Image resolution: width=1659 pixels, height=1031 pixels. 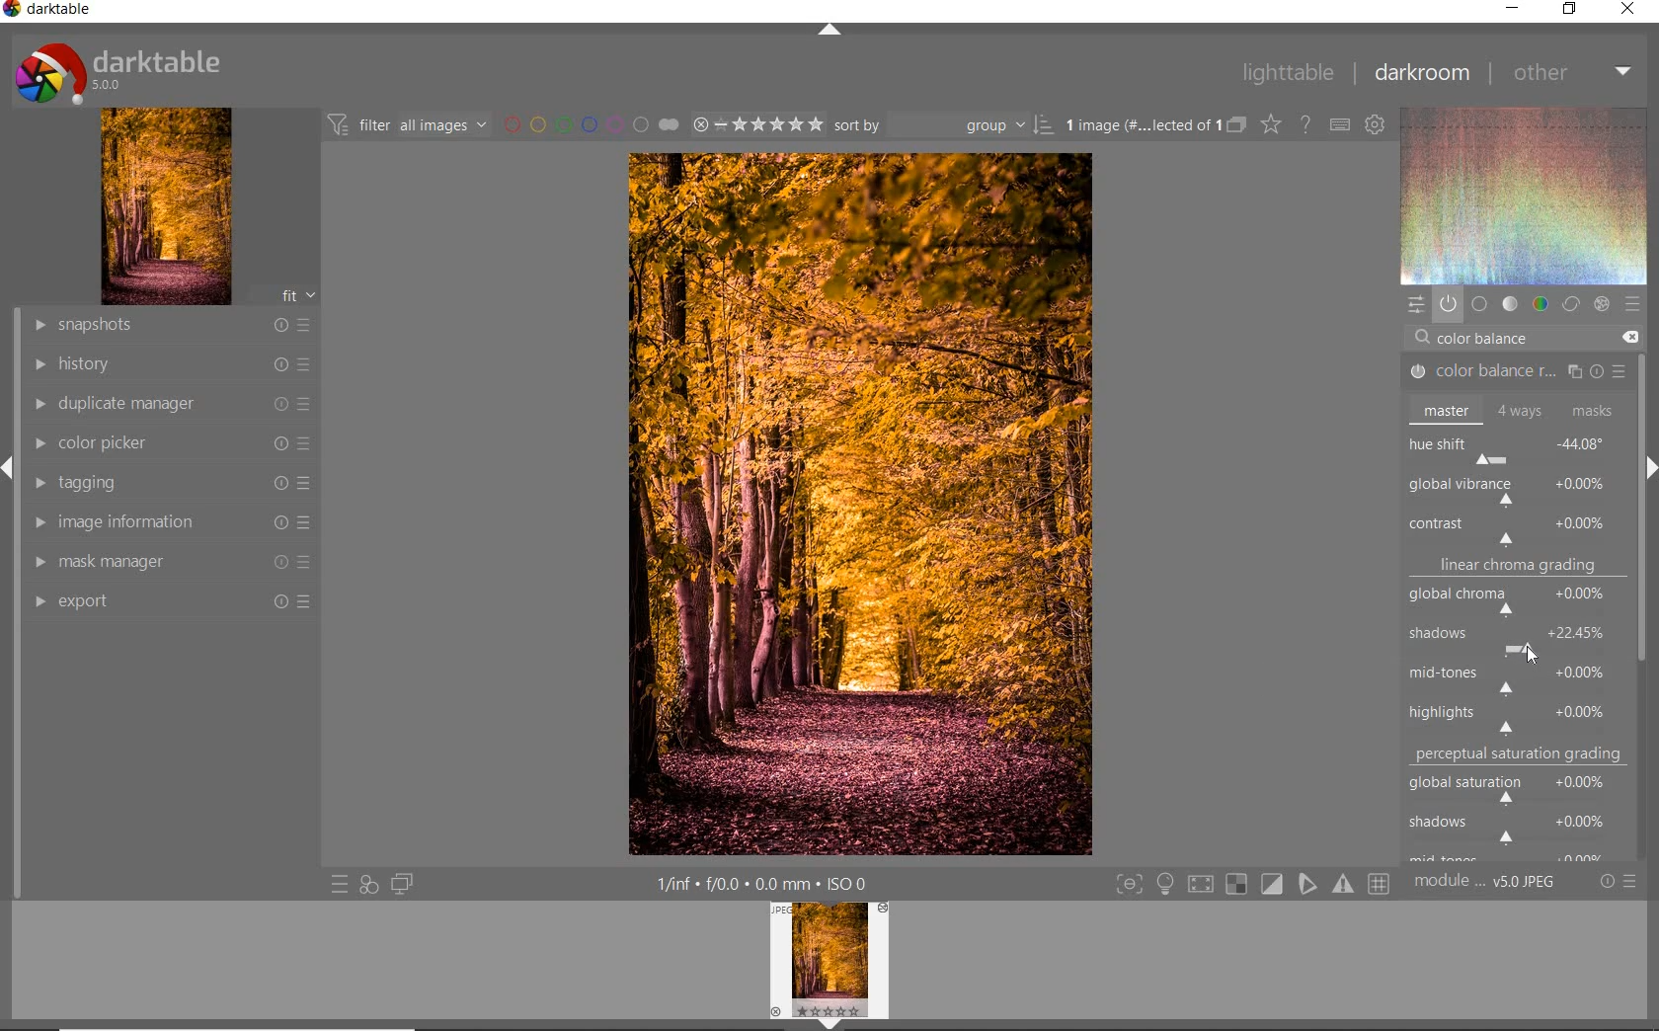 I want to click on contrast, so click(x=1515, y=528).